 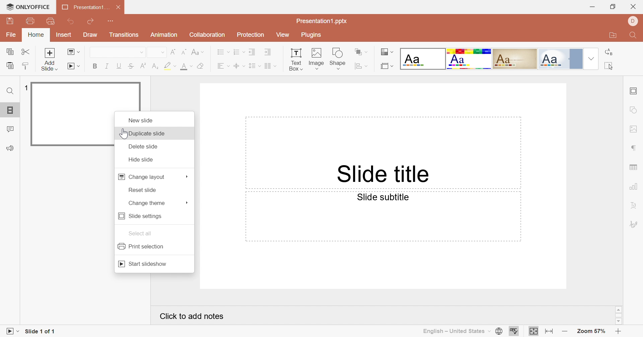 What do you see at coordinates (338, 59) in the screenshot?
I see `Shape` at bounding box center [338, 59].